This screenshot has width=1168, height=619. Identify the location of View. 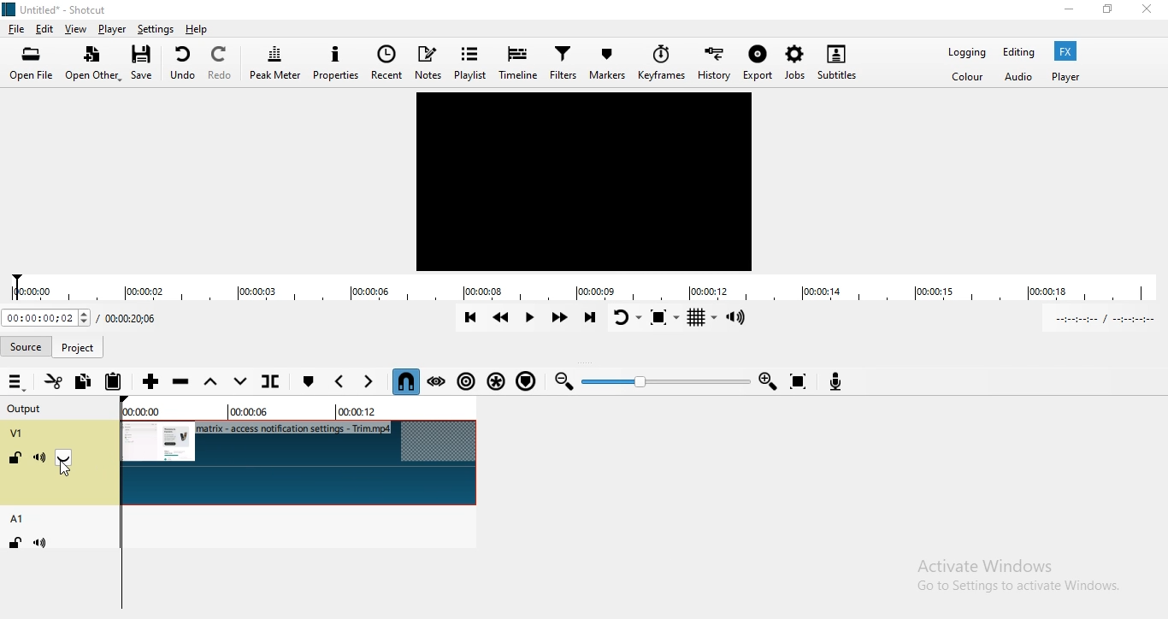
(77, 29).